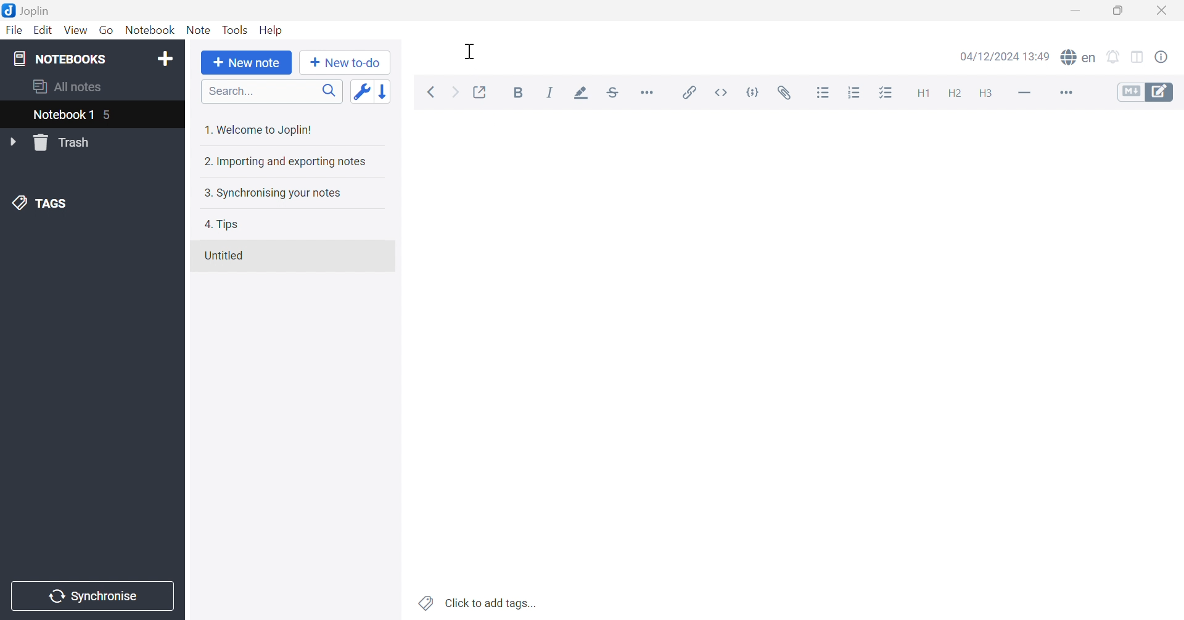 The image size is (1184, 620). Describe the element at coordinates (458, 94) in the screenshot. I see `Forward` at that location.